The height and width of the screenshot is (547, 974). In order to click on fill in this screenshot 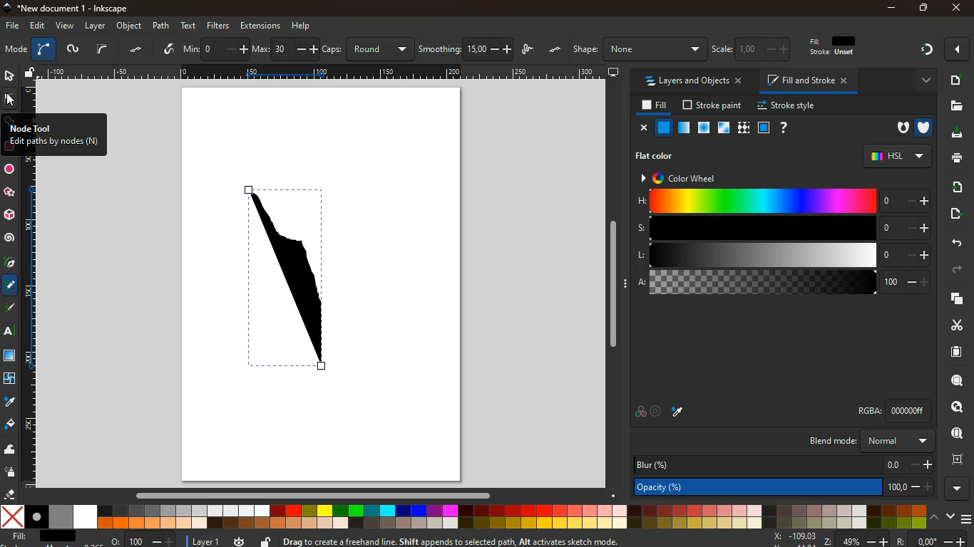, I will do `click(652, 105)`.